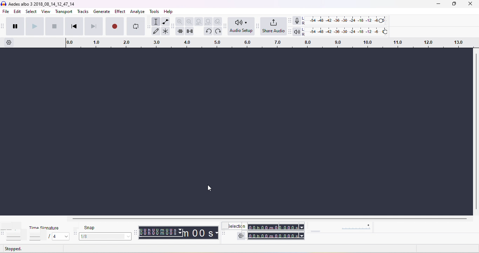 The height and width of the screenshot is (253, 479). I want to click on undo, so click(208, 31).